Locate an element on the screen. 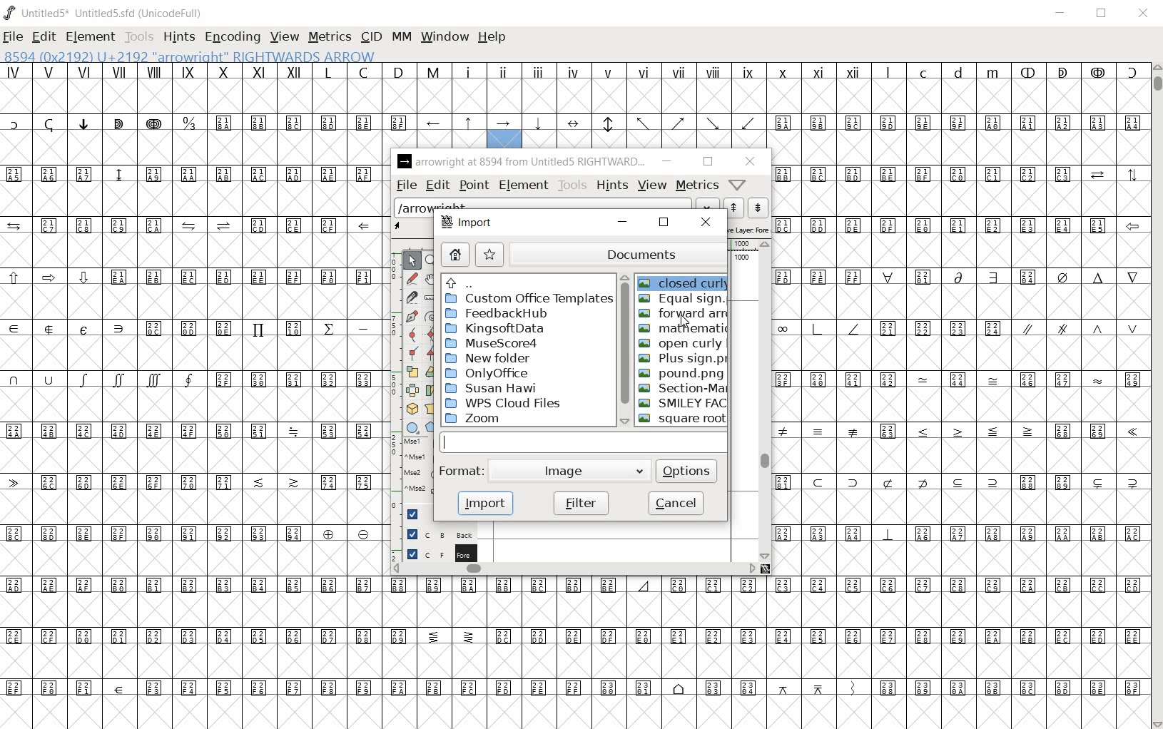 Image resolution: width=1163 pixels, height=729 pixels. measure a distance, angle between points is located at coordinates (430, 299).